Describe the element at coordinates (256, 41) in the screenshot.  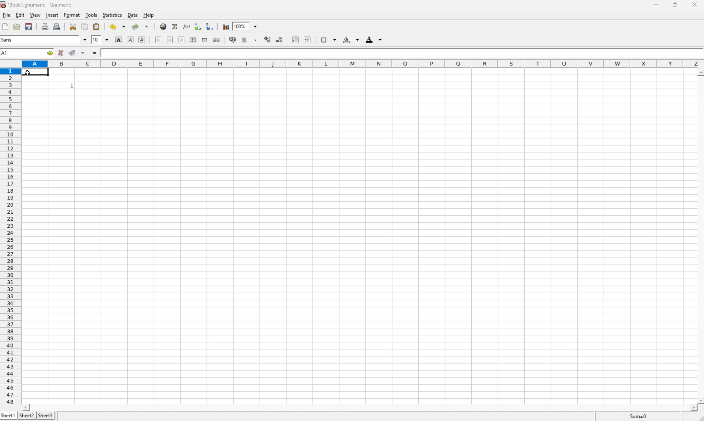
I see `Set the format of the selected cells to include a thousands separator` at that location.